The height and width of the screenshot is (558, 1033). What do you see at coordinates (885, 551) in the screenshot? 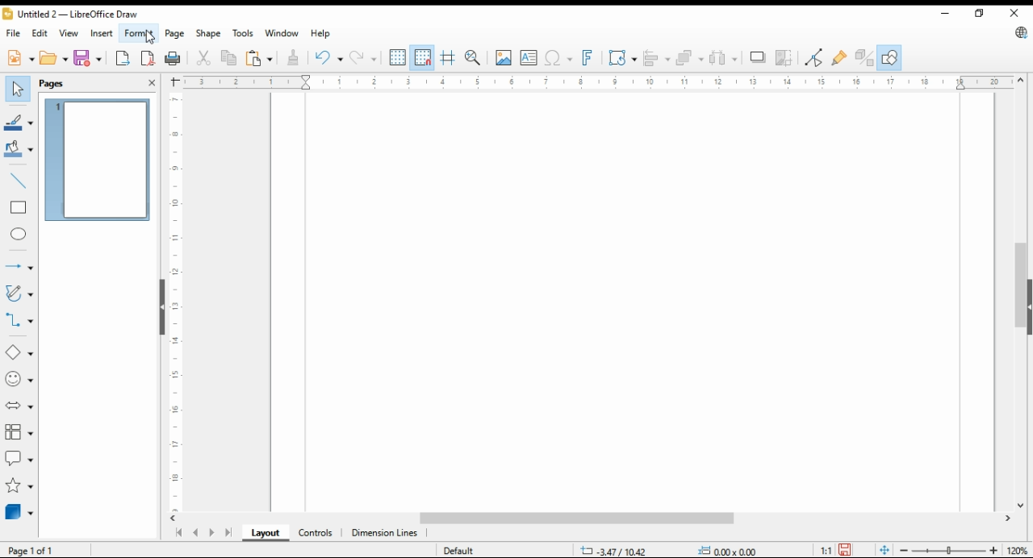
I see `fit page to window` at bounding box center [885, 551].